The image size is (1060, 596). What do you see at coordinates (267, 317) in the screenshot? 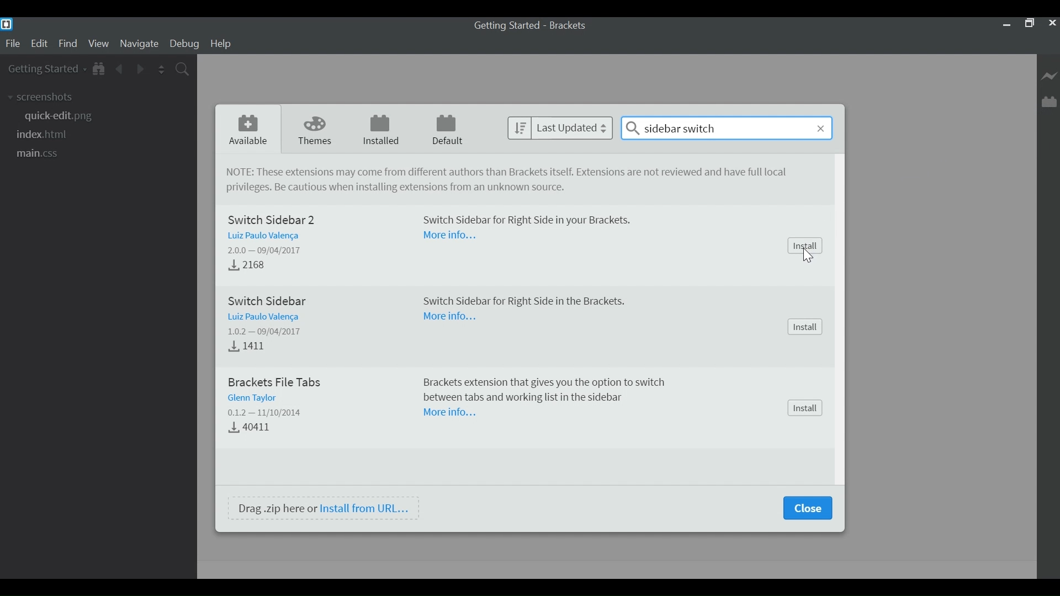
I see `Author` at bounding box center [267, 317].